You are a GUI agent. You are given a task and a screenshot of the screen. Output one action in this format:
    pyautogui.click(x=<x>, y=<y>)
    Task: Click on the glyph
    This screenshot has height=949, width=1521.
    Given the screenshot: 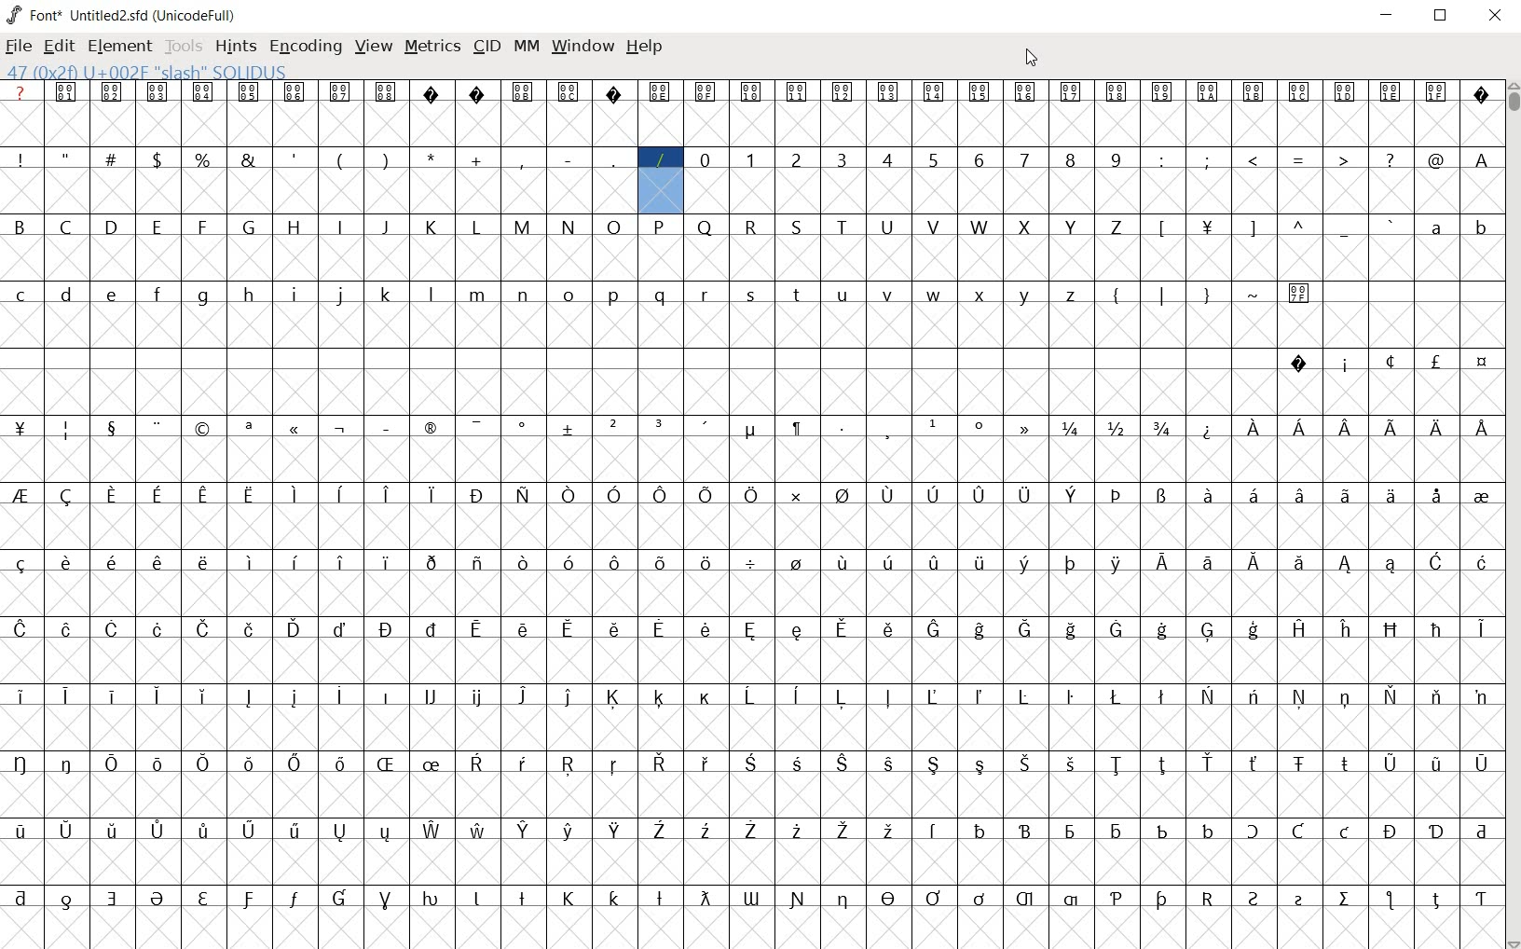 What is the action you would take?
    pyautogui.click(x=430, y=295)
    